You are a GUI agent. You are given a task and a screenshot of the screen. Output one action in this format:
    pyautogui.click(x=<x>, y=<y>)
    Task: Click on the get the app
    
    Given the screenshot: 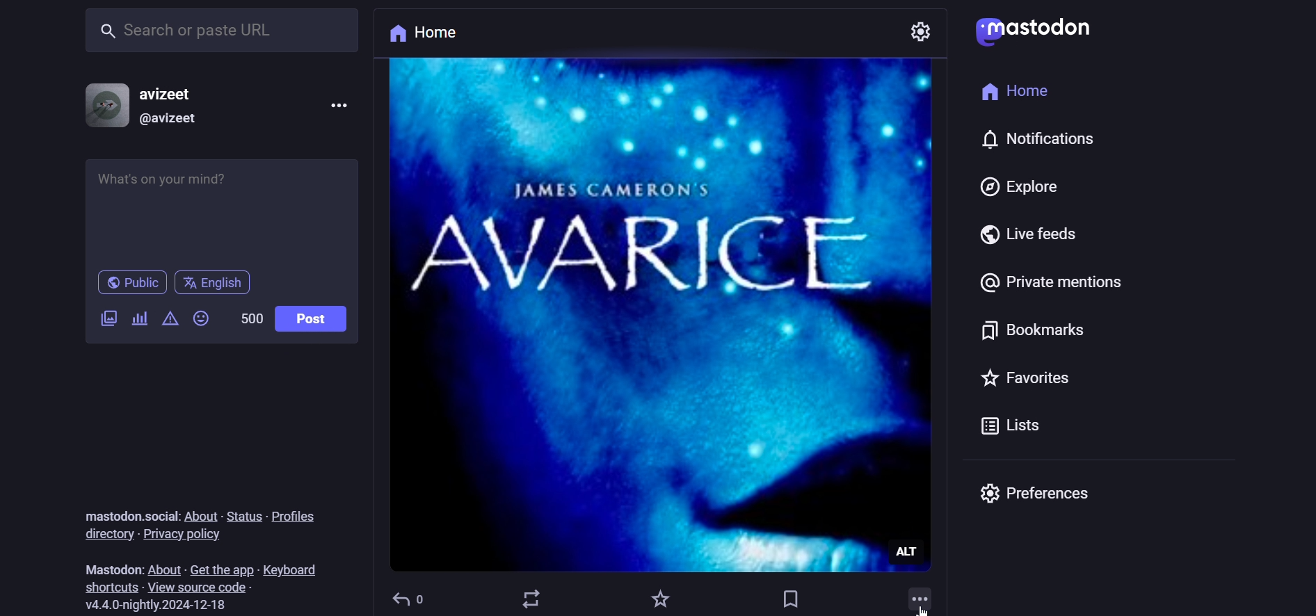 What is the action you would take?
    pyautogui.click(x=218, y=570)
    